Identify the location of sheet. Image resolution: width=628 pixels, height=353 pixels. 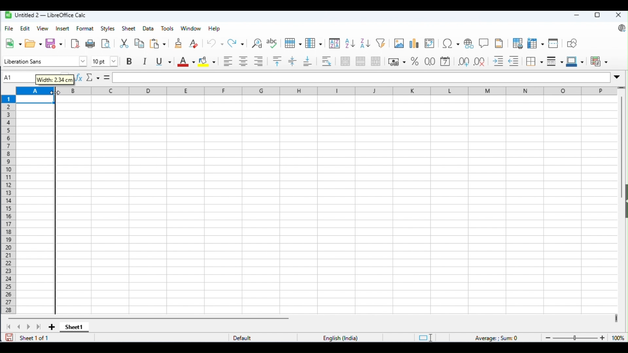
(130, 28).